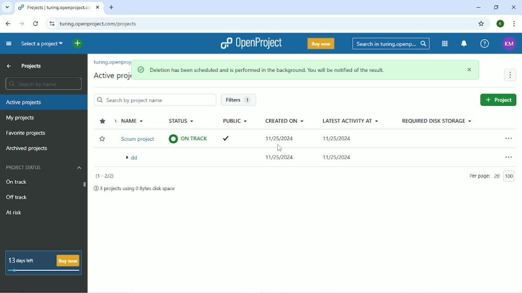  Describe the element at coordinates (436, 122) in the screenshot. I see `Required disk storage` at that location.